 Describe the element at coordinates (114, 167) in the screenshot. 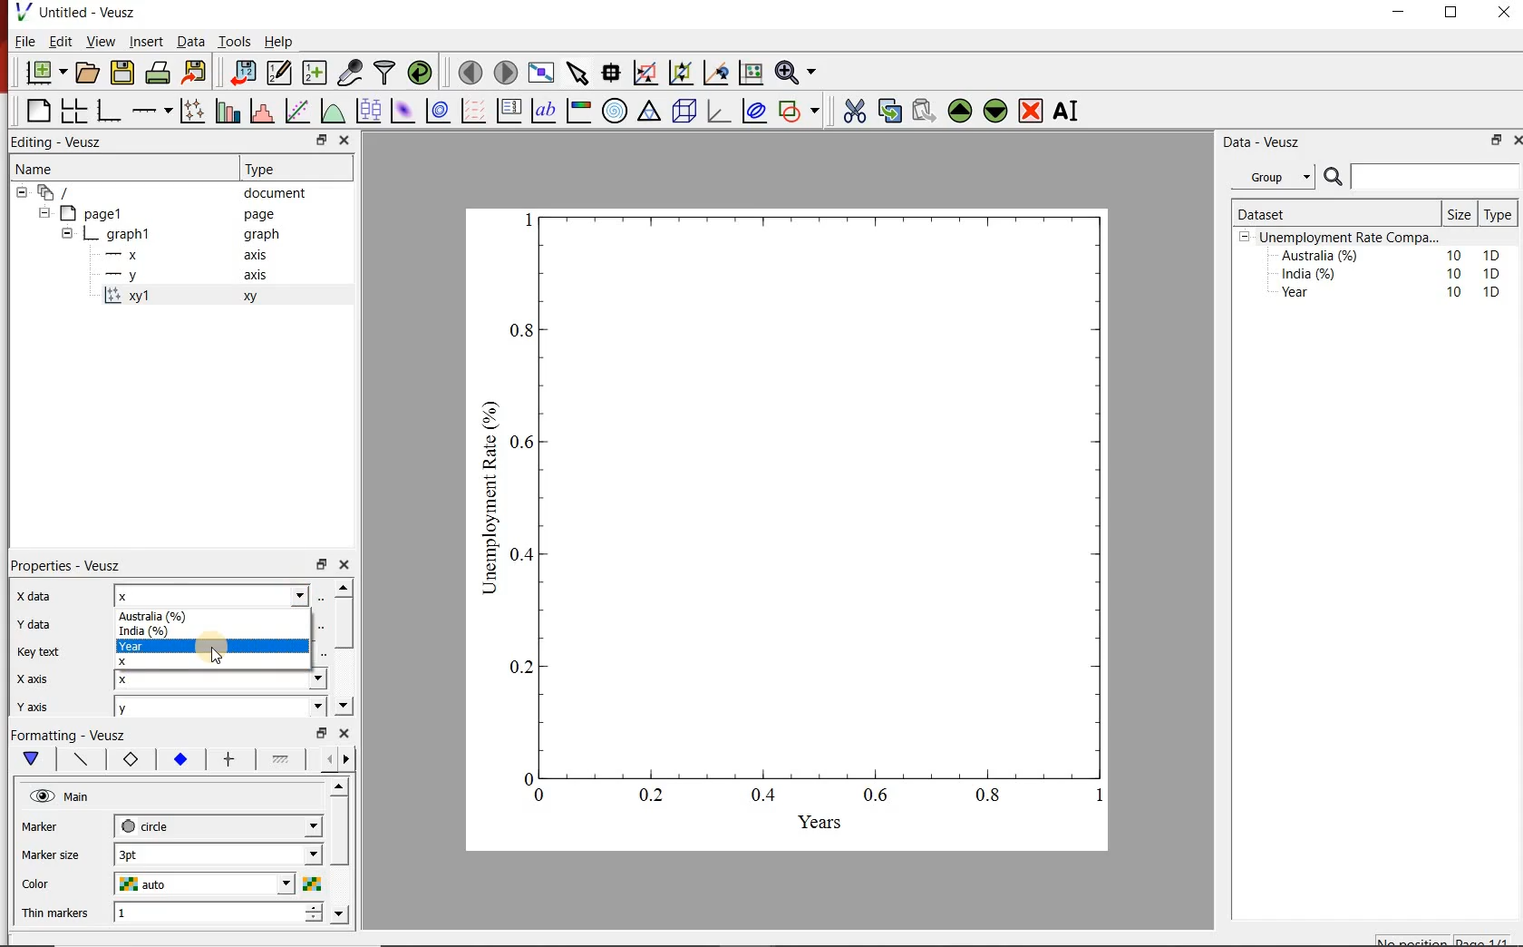

I see `Name` at that location.